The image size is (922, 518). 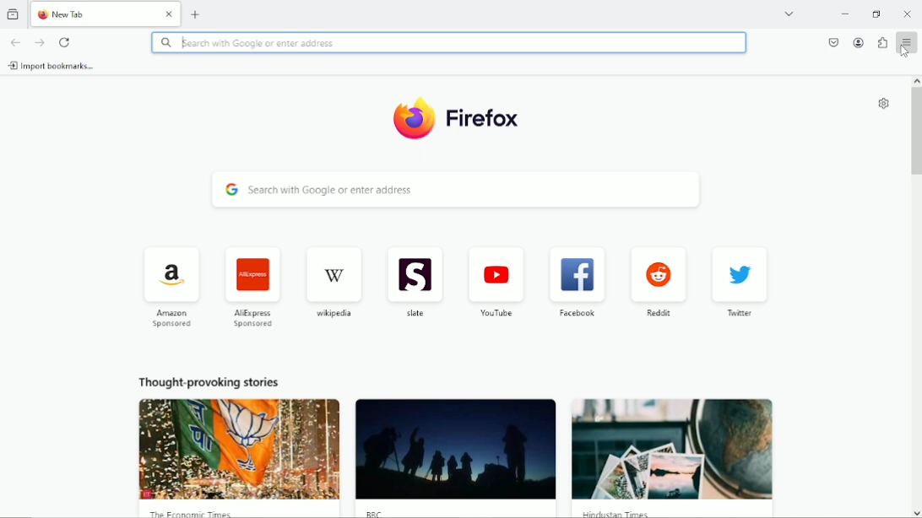 I want to click on facebook, so click(x=575, y=282).